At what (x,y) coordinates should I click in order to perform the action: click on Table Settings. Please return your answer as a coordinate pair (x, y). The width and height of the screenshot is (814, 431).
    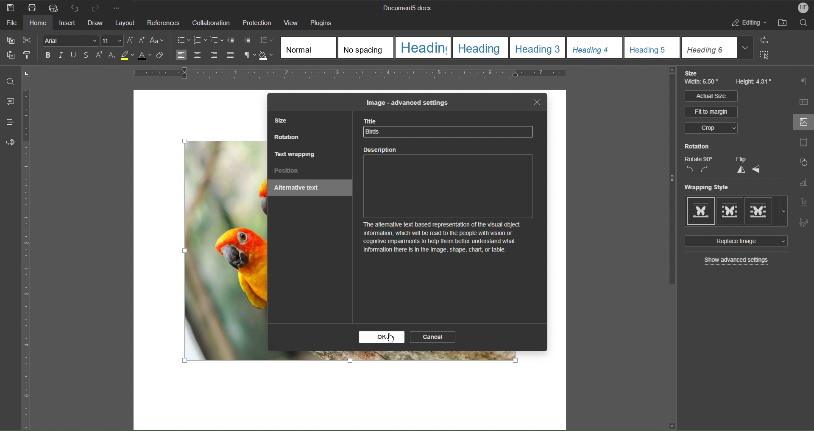
    Looking at the image, I should click on (804, 102).